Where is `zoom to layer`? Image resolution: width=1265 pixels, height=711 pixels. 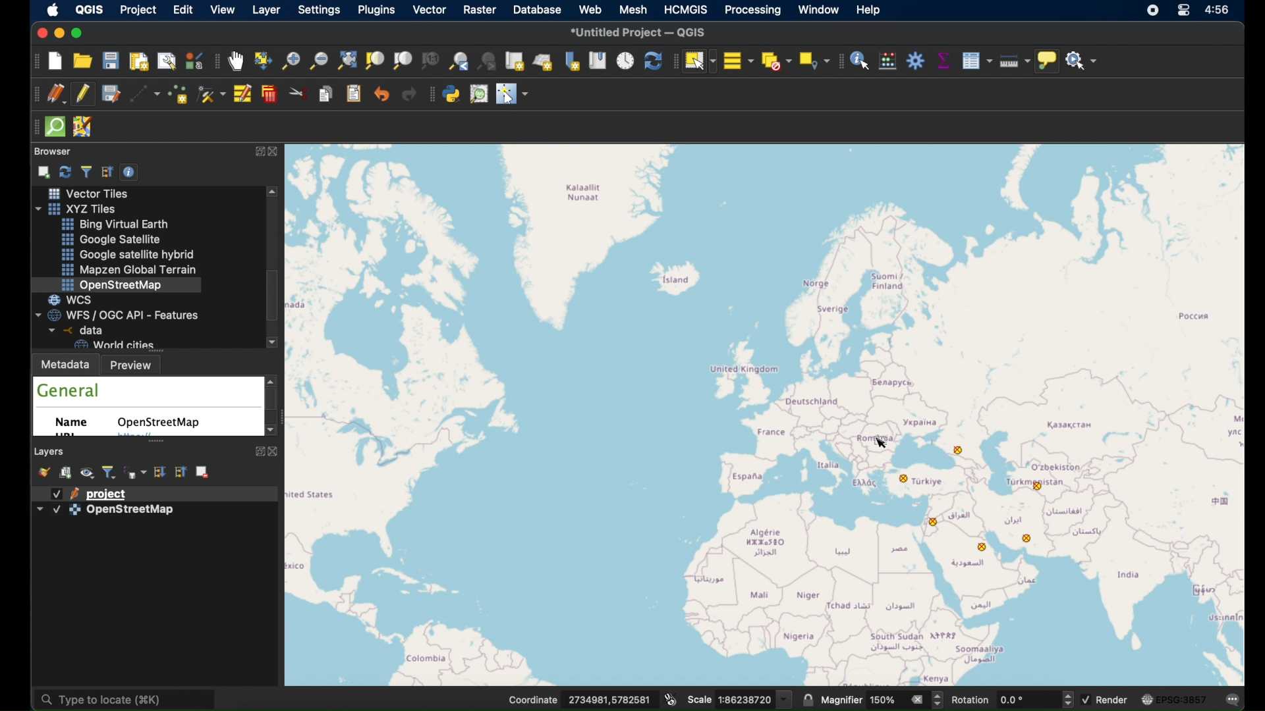 zoom to layer is located at coordinates (403, 61).